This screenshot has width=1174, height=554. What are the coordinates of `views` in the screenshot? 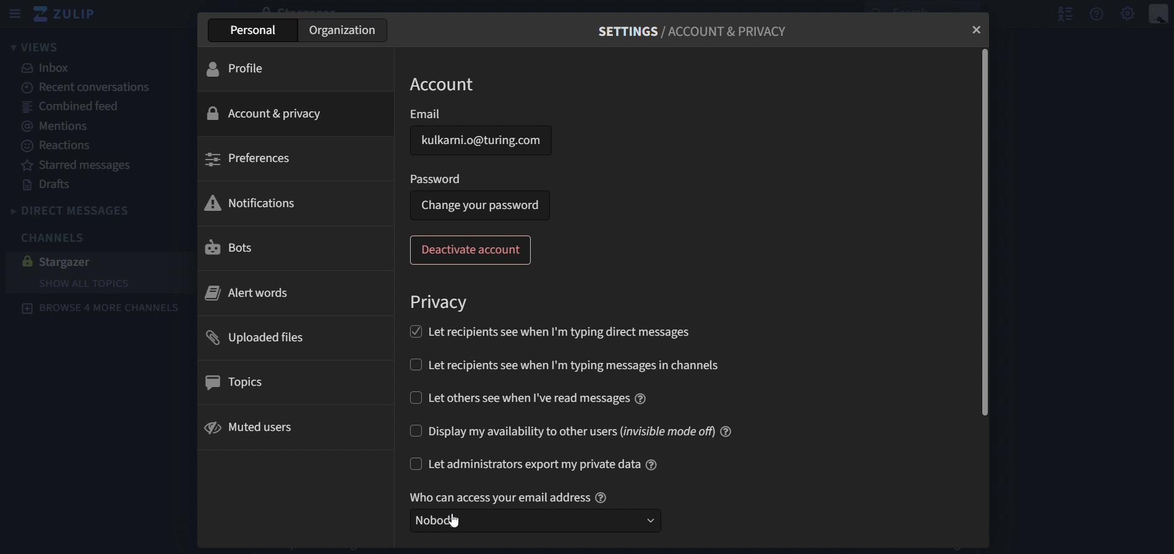 It's located at (35, 48).